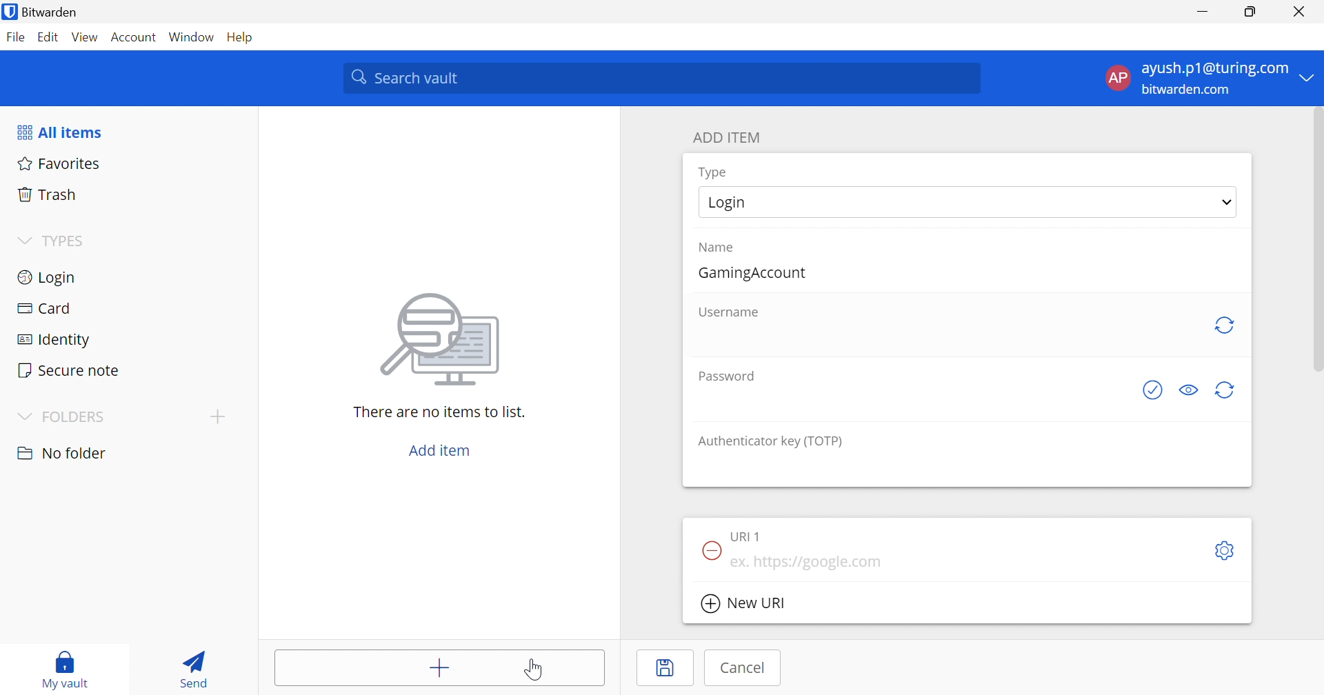 The height and width of the screenshot is (695, 1324). Describe the element at coordinates (88, 38) in the screenshot. I see `View` at that location.